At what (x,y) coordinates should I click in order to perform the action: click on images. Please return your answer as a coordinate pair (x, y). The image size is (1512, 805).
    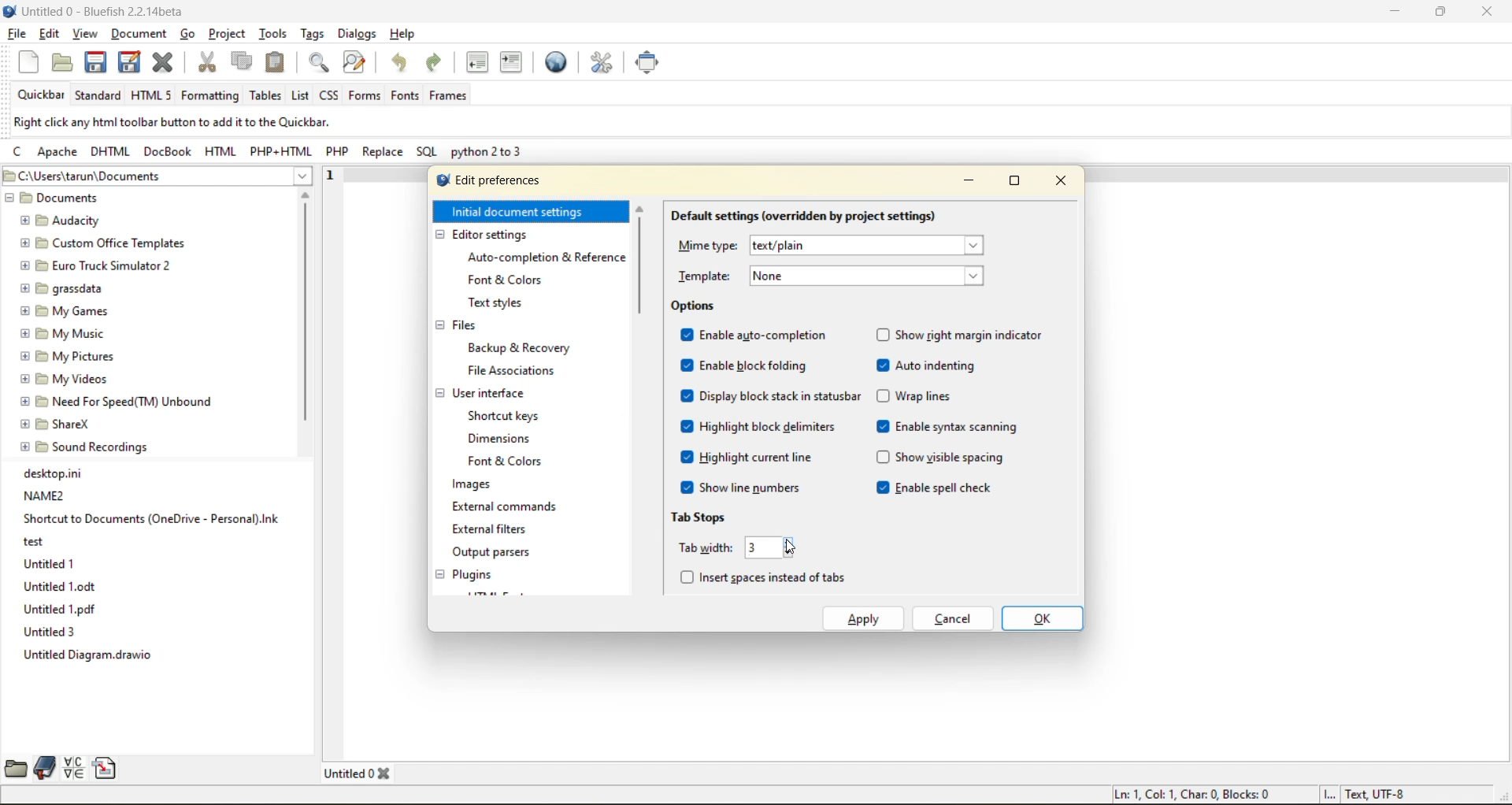
    Looking at the image, I should click on (472, 486).